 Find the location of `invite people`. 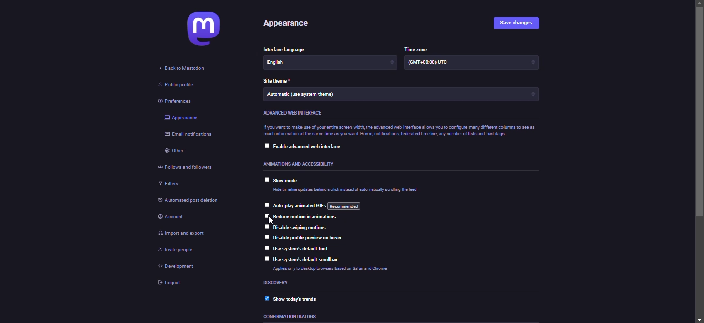

invite people is located at coordinates (173, 251).